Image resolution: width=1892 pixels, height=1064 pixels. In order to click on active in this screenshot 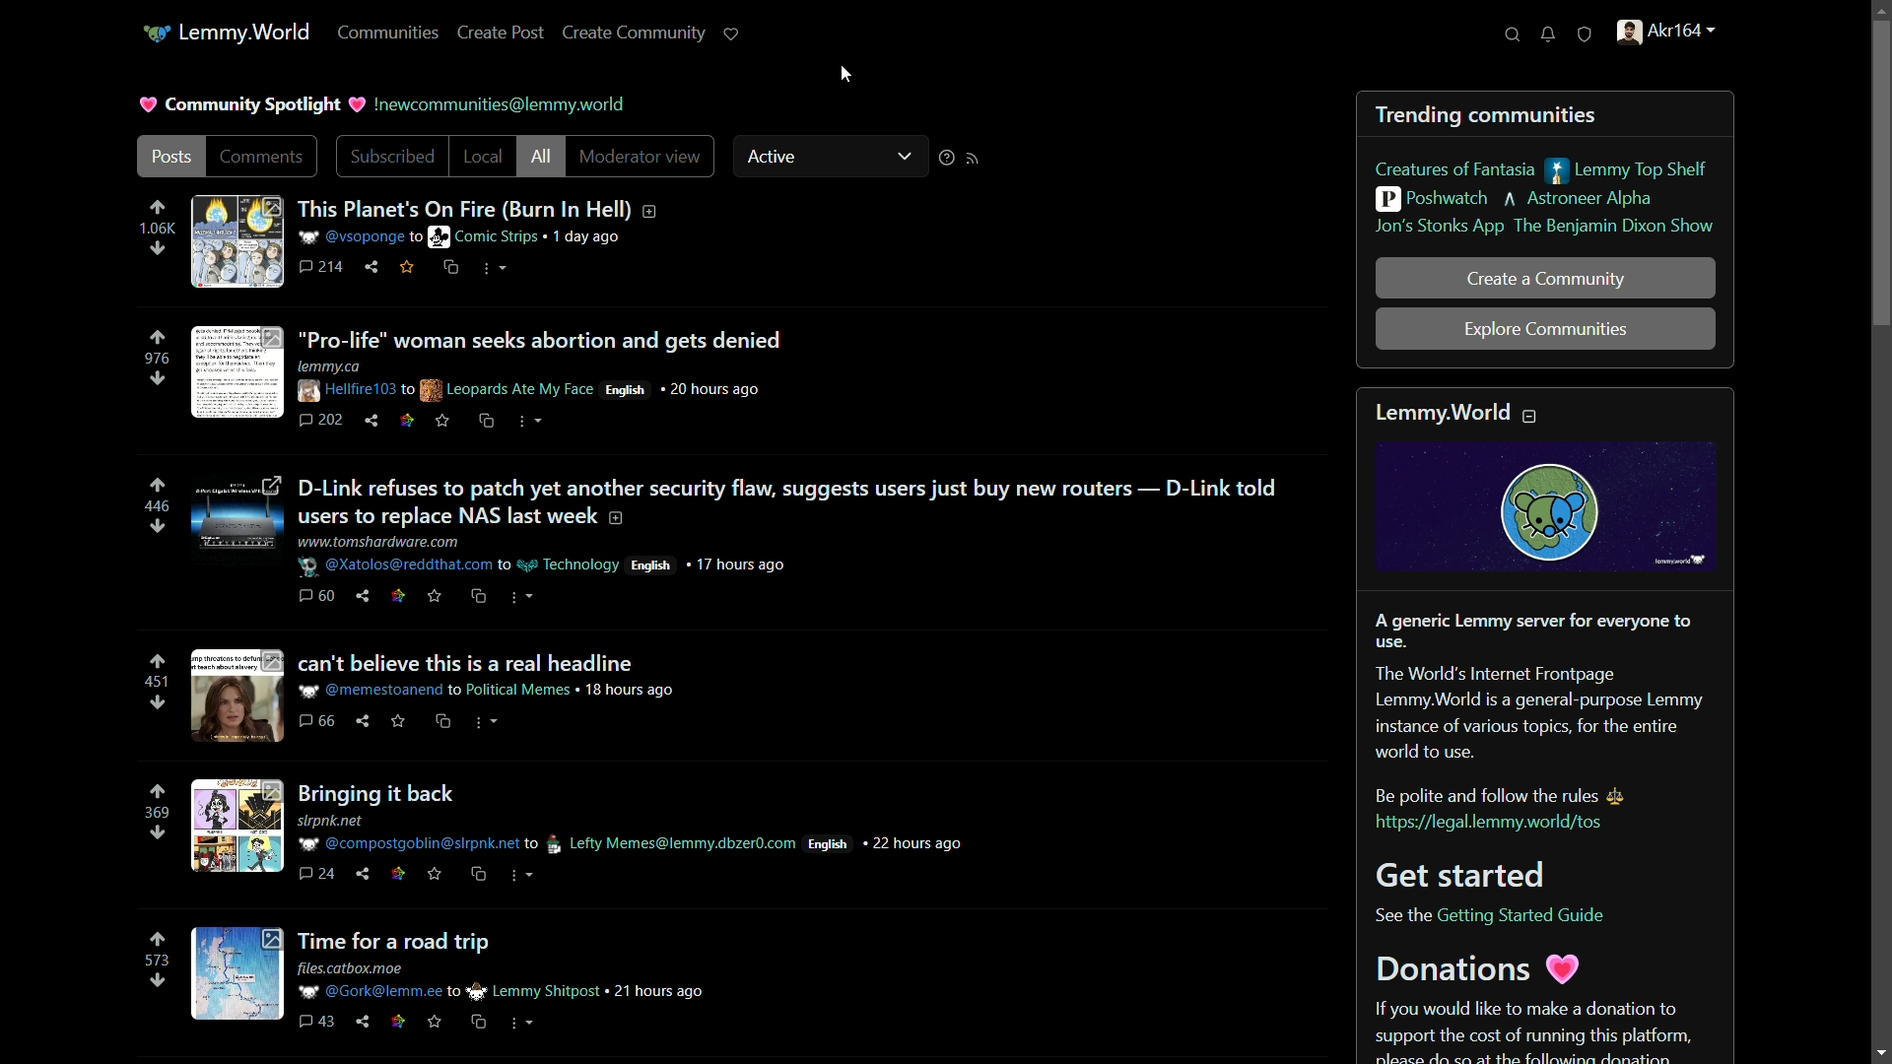, I will do `click(776, 156)`.